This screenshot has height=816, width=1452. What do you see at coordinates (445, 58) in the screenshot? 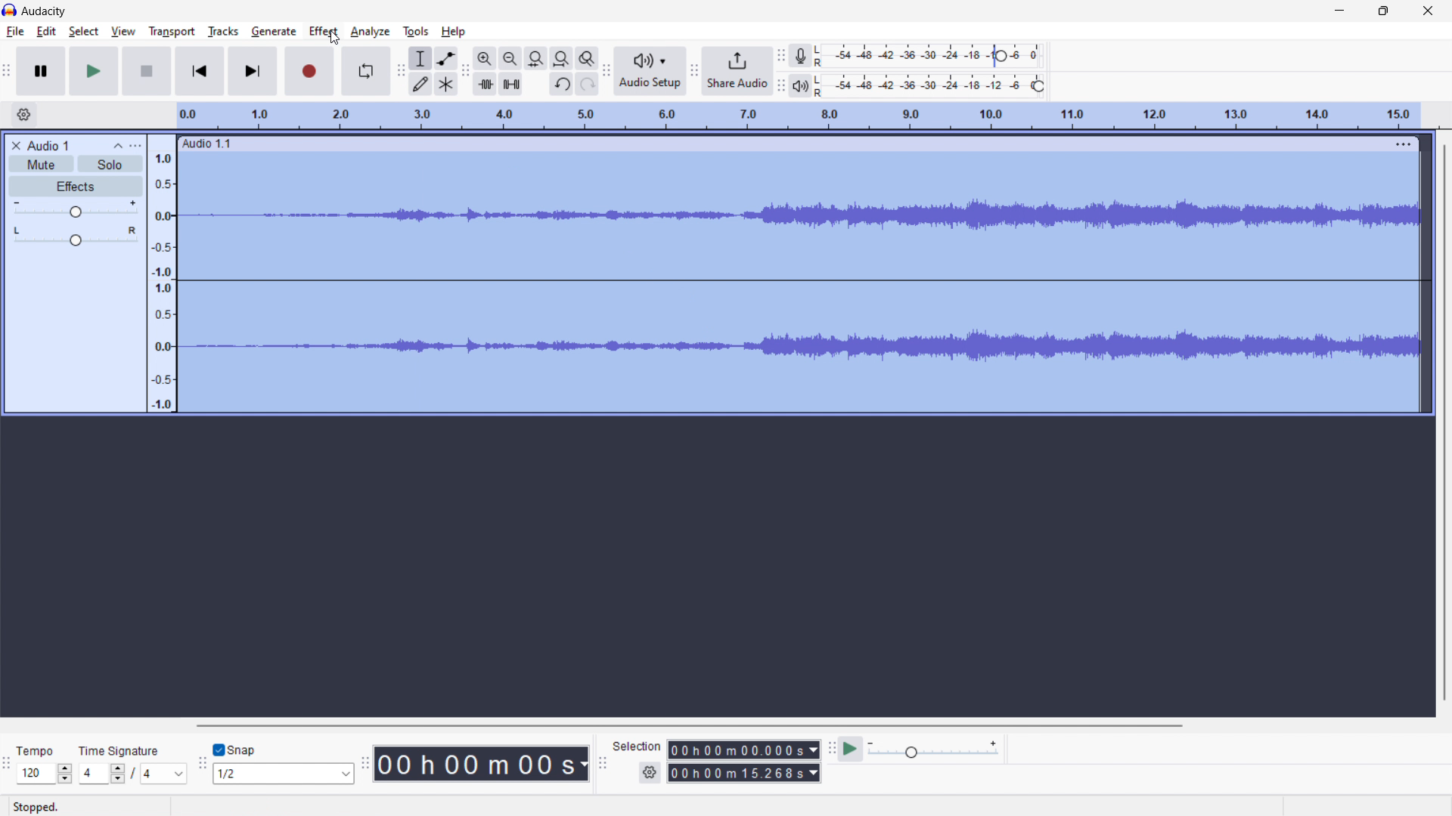
I see `envelop tool` at bounding box center [445, 58].